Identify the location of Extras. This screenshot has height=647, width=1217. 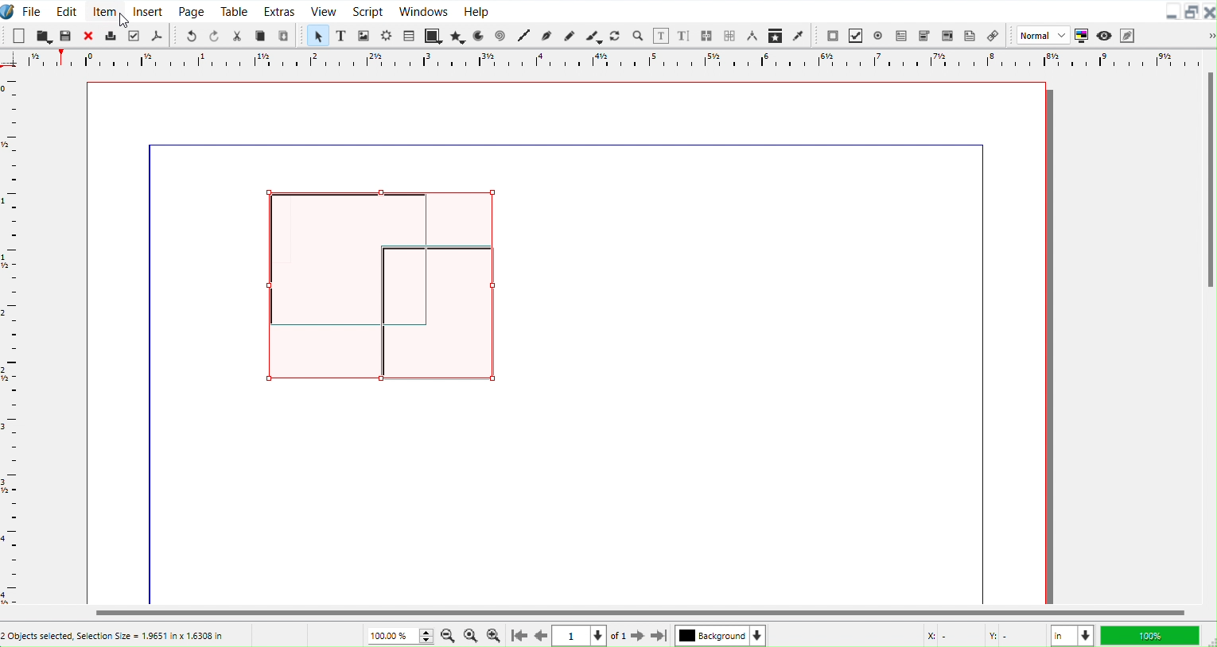
(280, 10).